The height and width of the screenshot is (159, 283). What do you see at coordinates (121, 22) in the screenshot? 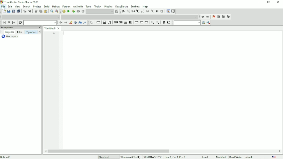
I see `Exit-condition loop` at bounding box center [121, 22].